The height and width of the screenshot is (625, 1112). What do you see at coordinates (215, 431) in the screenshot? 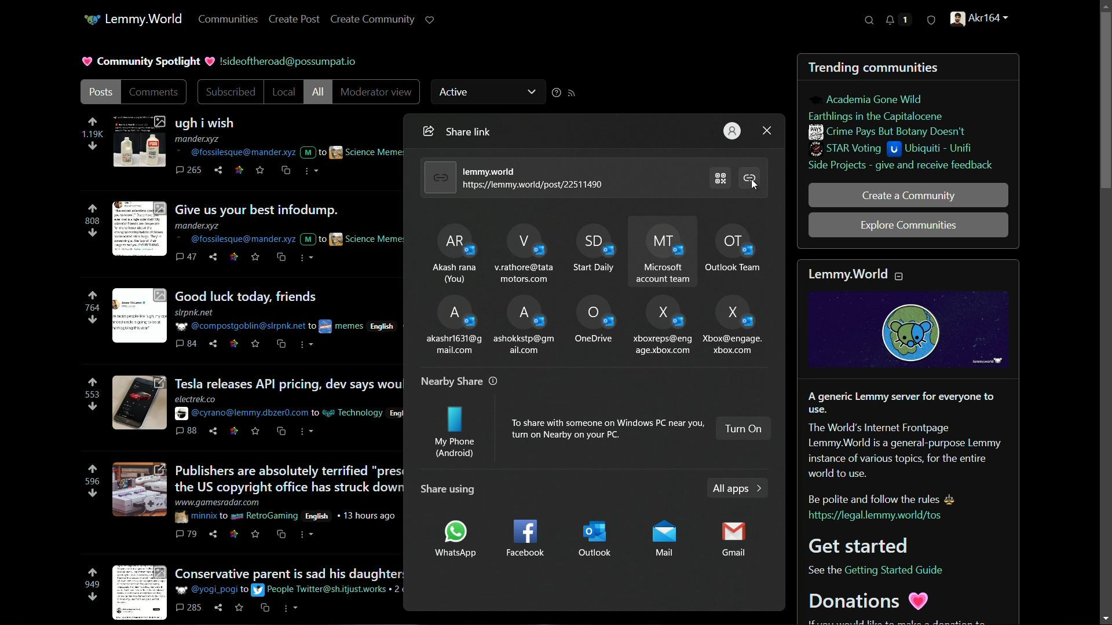
I see `share` at bounding box center [215, 431].